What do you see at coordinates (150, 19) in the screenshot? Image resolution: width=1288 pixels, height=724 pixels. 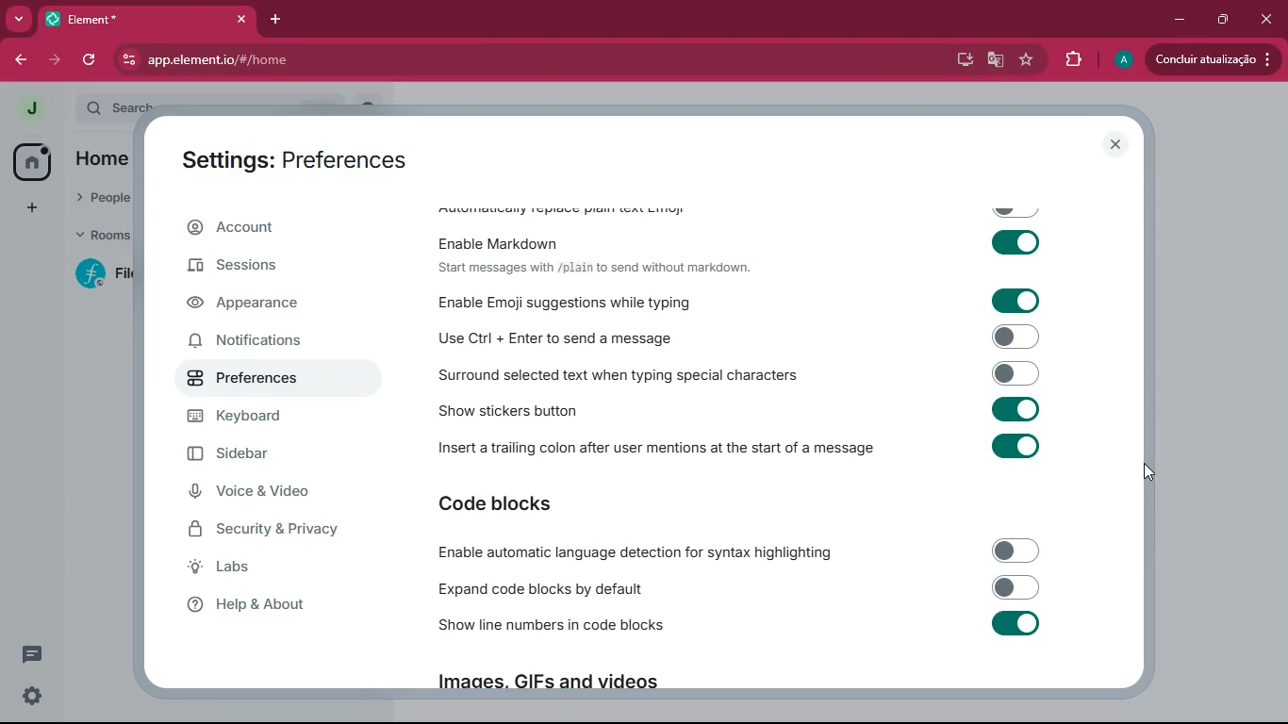 I see `element` at bounding box center [150, 19].